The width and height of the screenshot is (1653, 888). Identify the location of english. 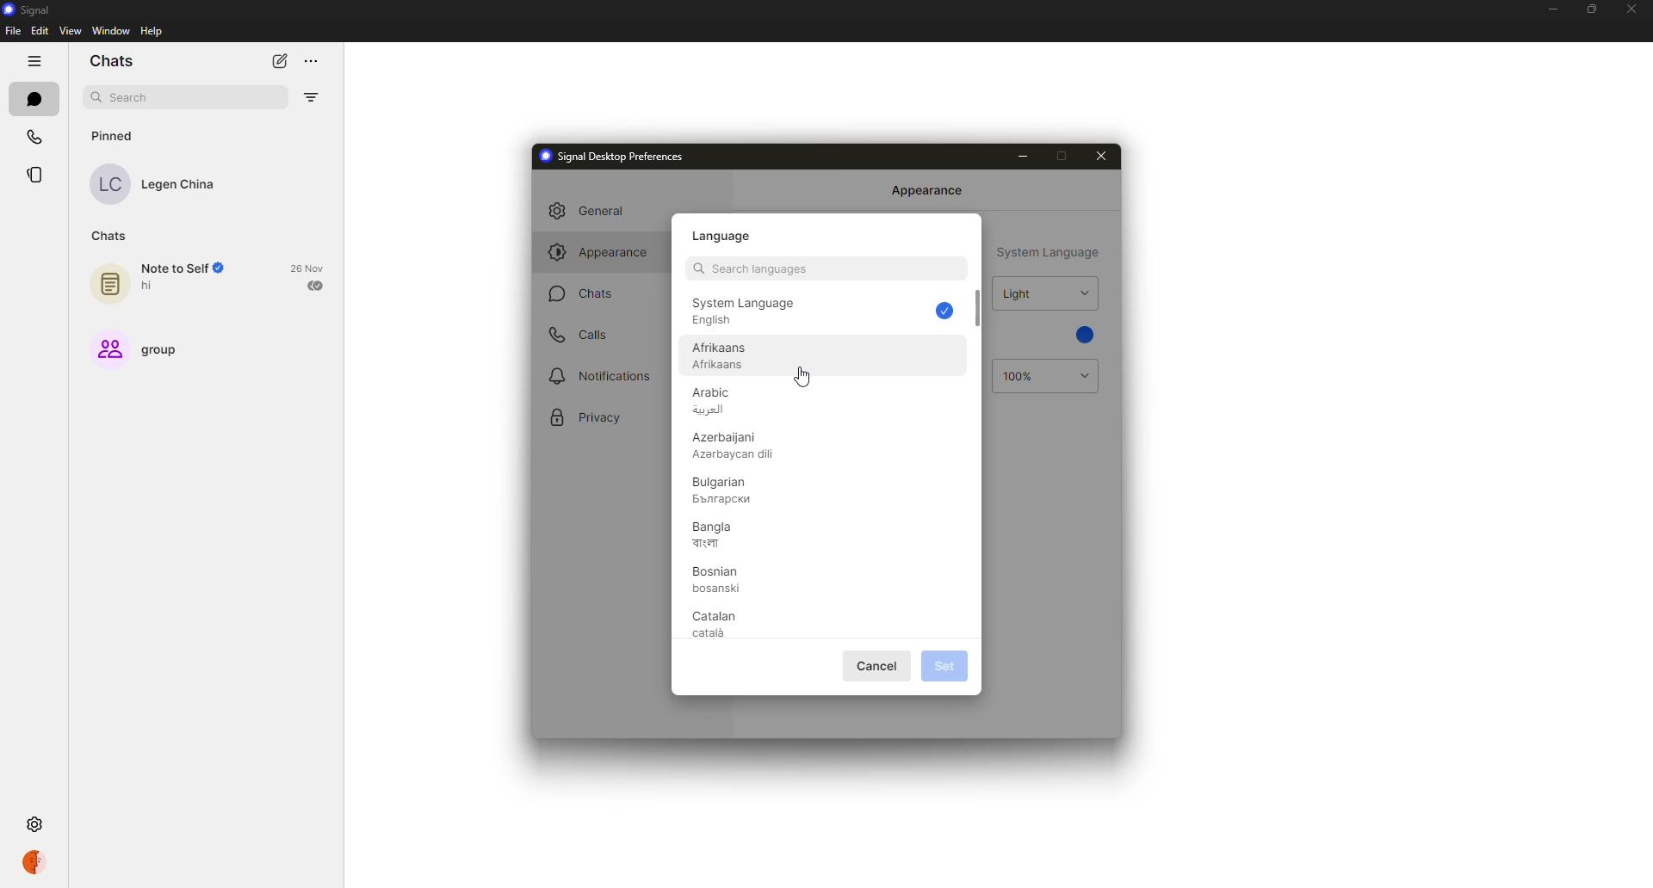
(745, 313).